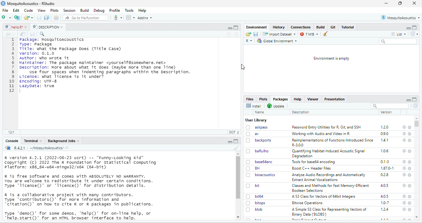  What do you see at coordinates (118, 17) in the screenshot?
I see `more options` at bounding box center [118, 17].